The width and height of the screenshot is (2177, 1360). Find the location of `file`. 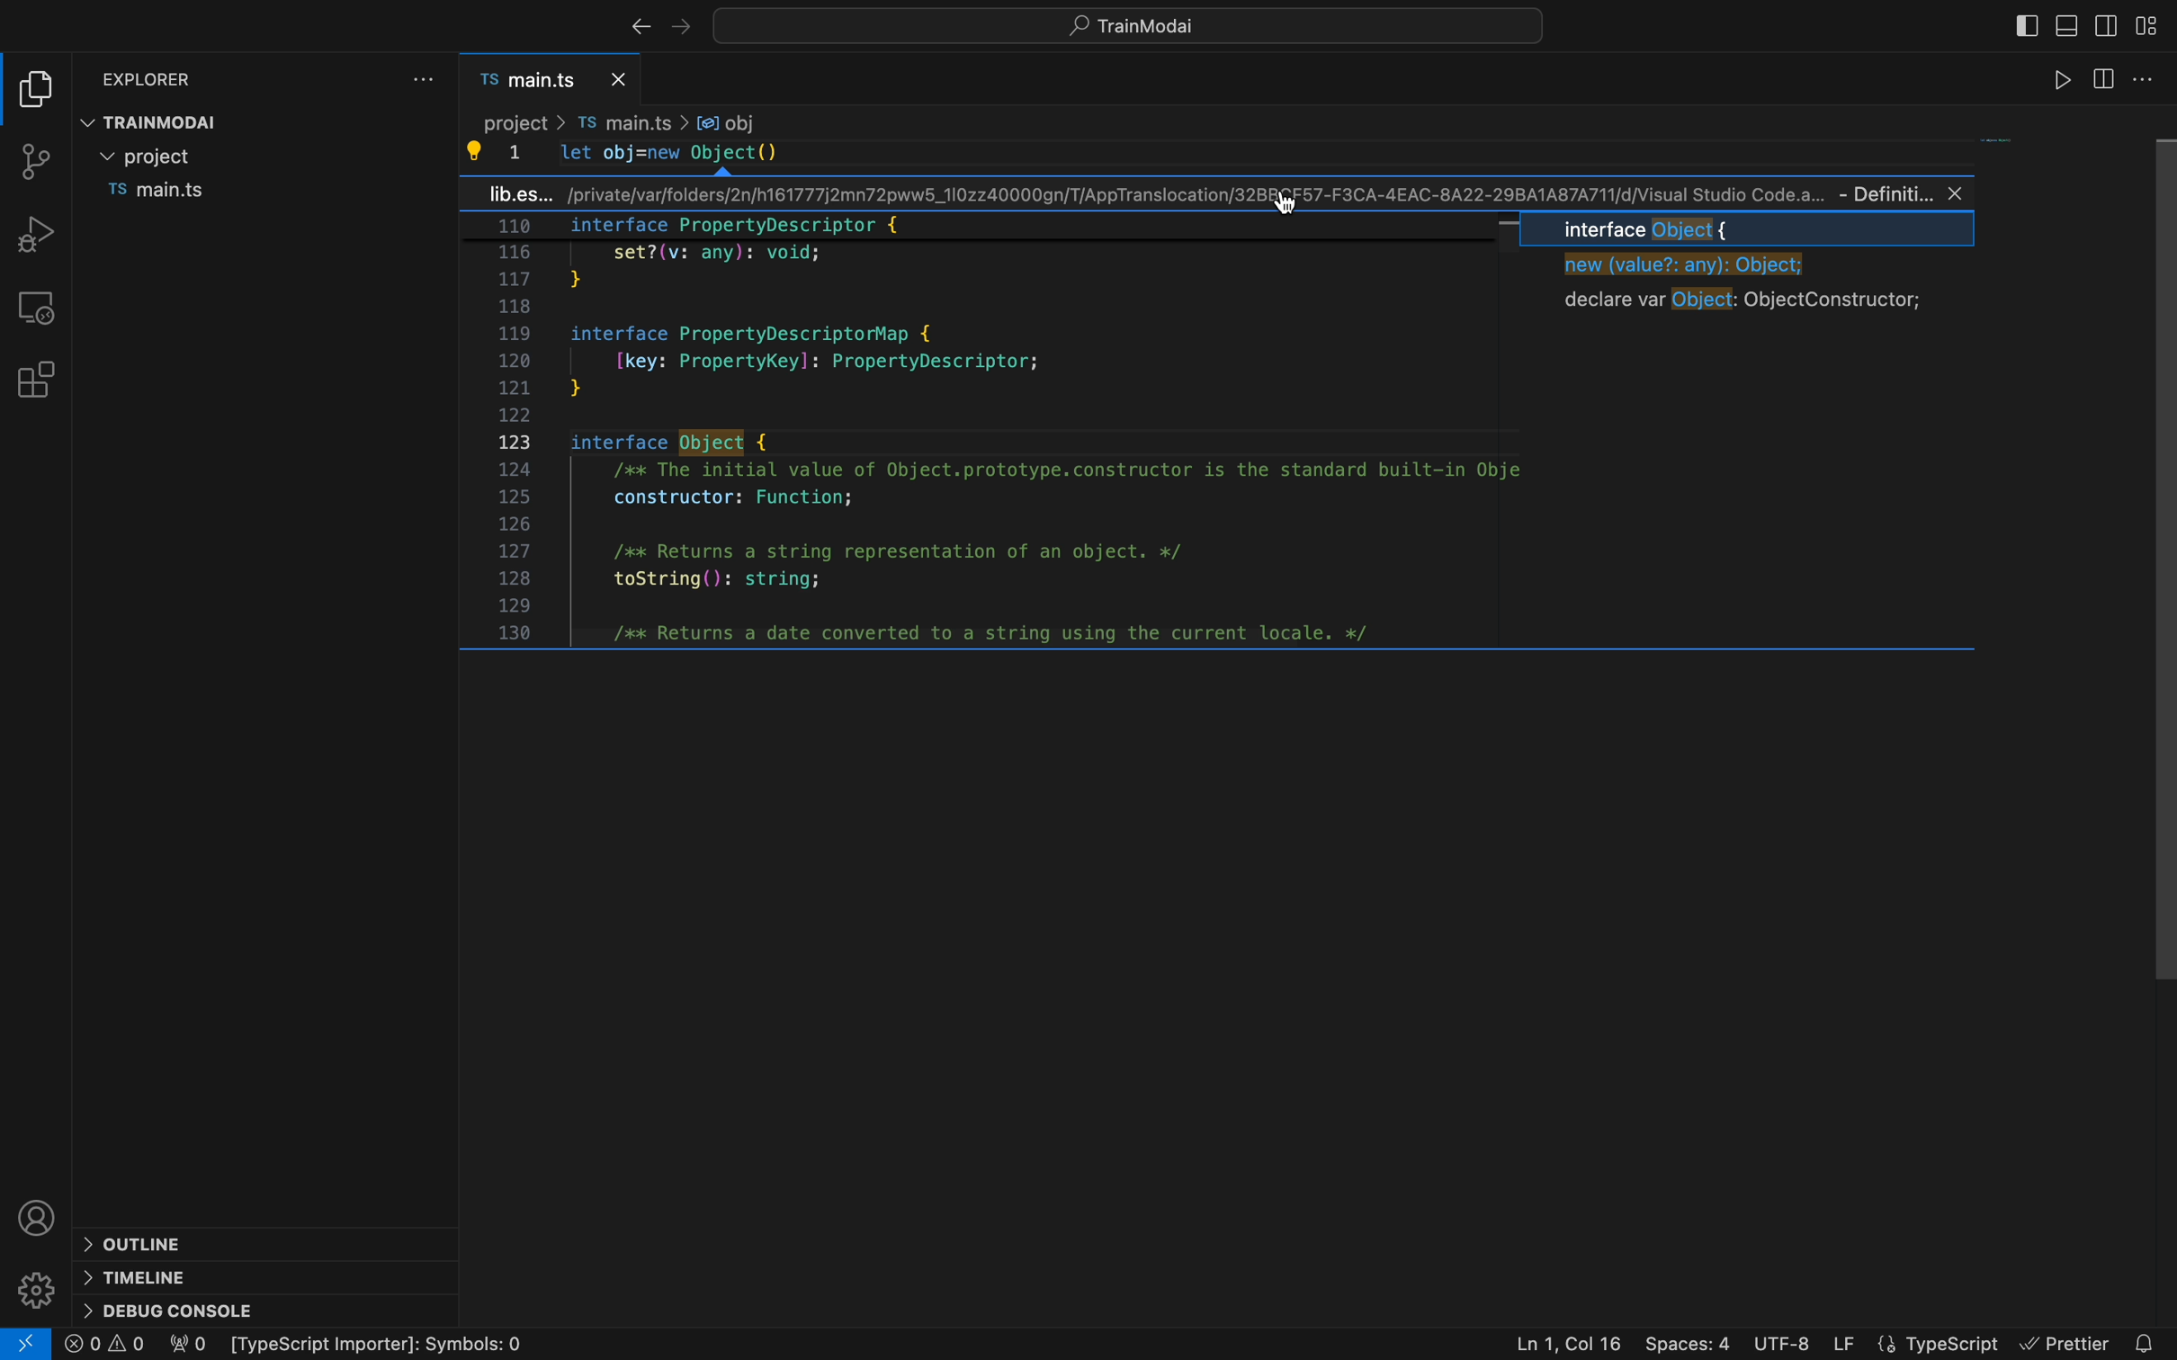

file is located at coordinates (156, 192).